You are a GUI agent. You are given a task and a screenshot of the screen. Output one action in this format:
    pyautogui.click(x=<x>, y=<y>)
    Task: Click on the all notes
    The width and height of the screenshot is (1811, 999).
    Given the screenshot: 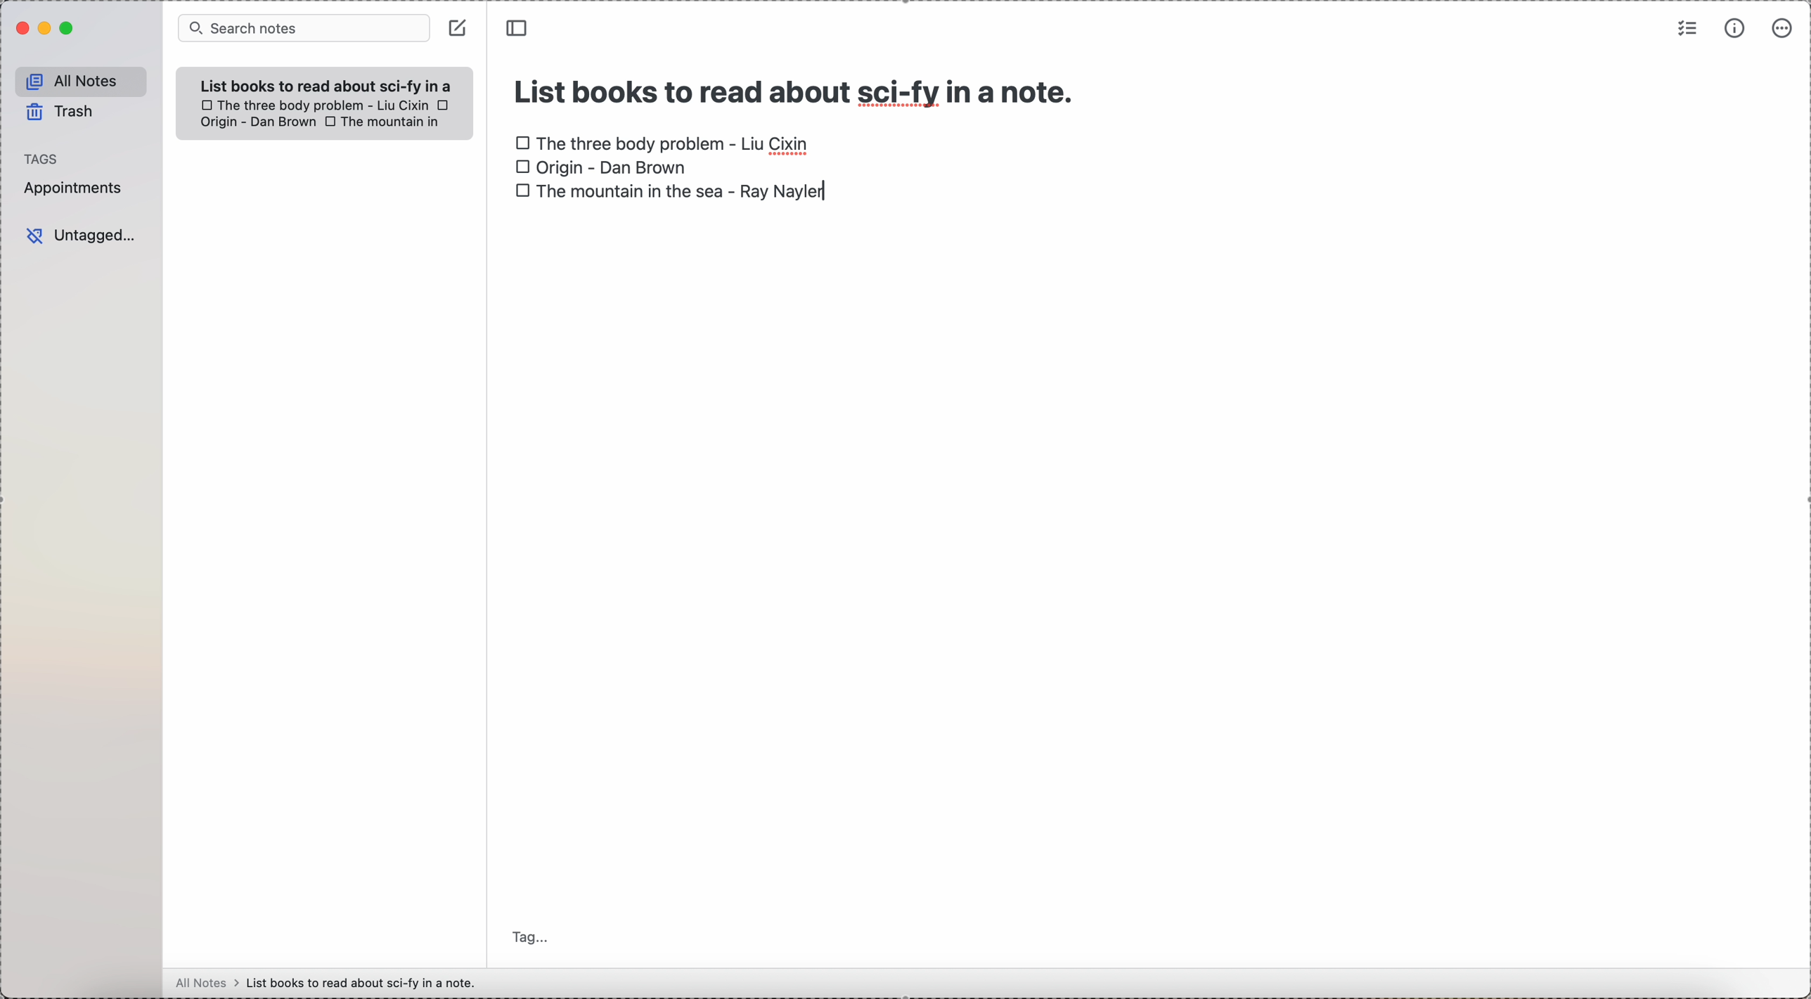 What is the action you would take?
    pyautogui.click(x=77, y=79)
    